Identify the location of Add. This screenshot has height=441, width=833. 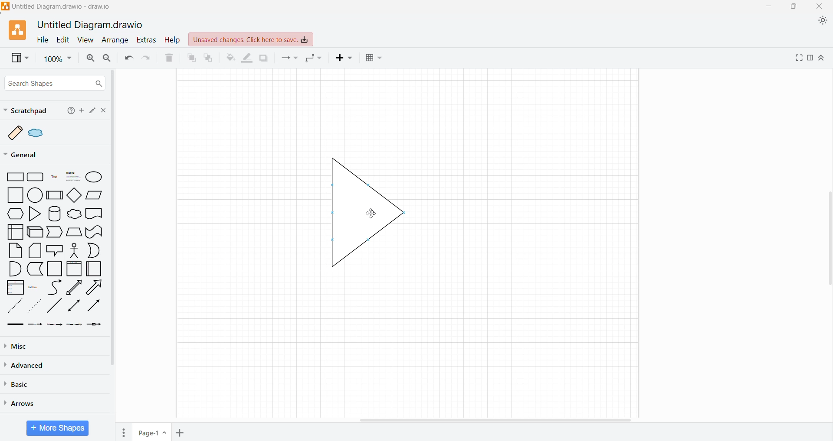
(81, 110).